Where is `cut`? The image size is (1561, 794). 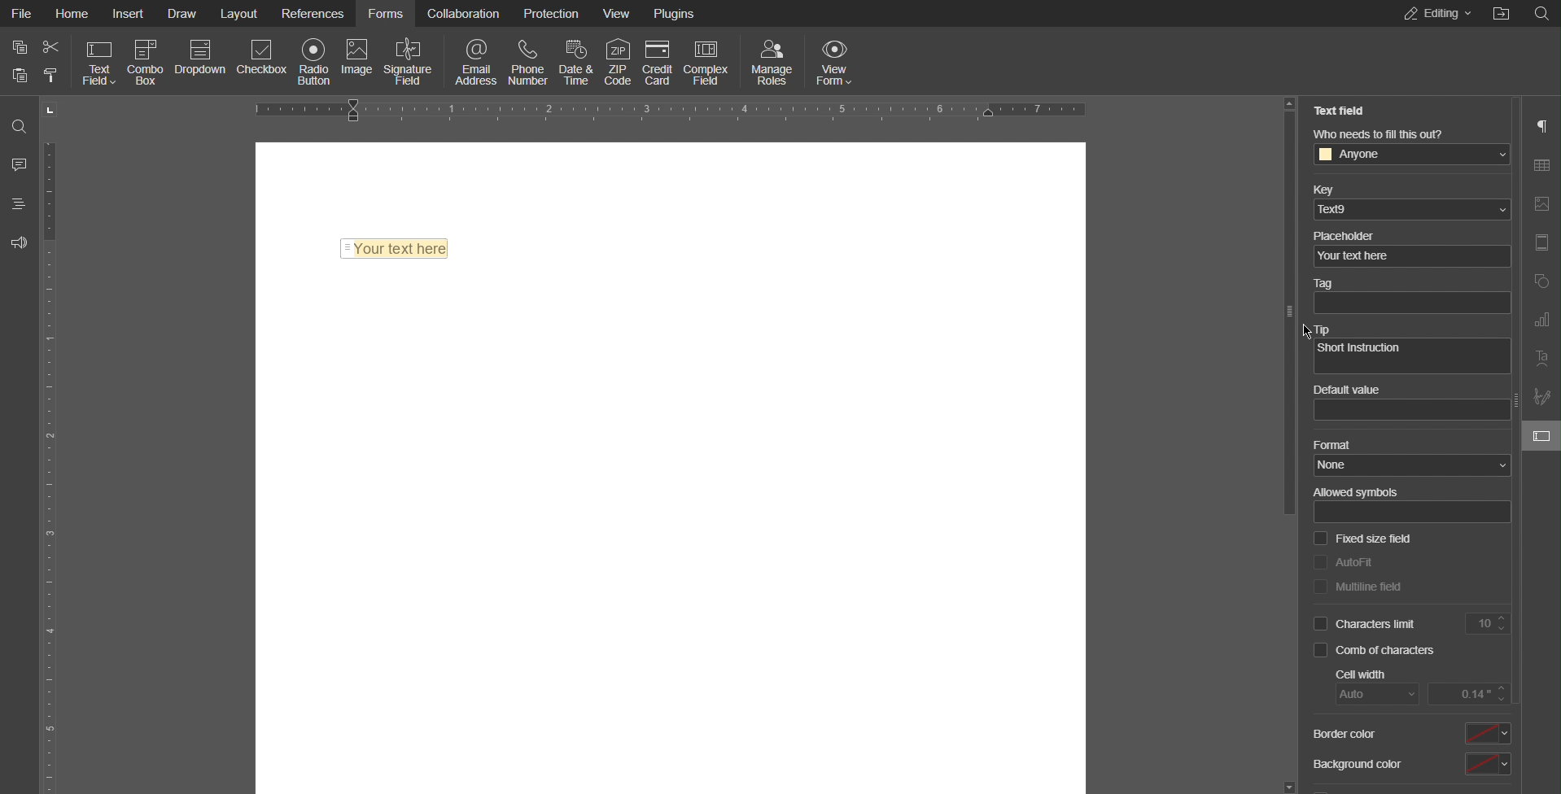 cut is located at coordinates (52, 47).